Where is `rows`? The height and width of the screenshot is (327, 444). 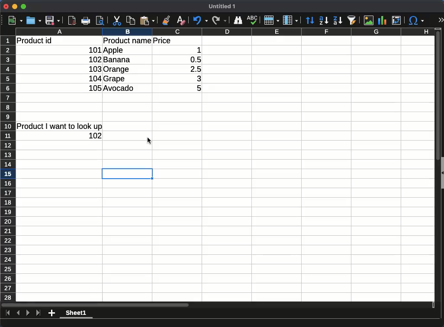 rows is located at coordinates (272, 20).